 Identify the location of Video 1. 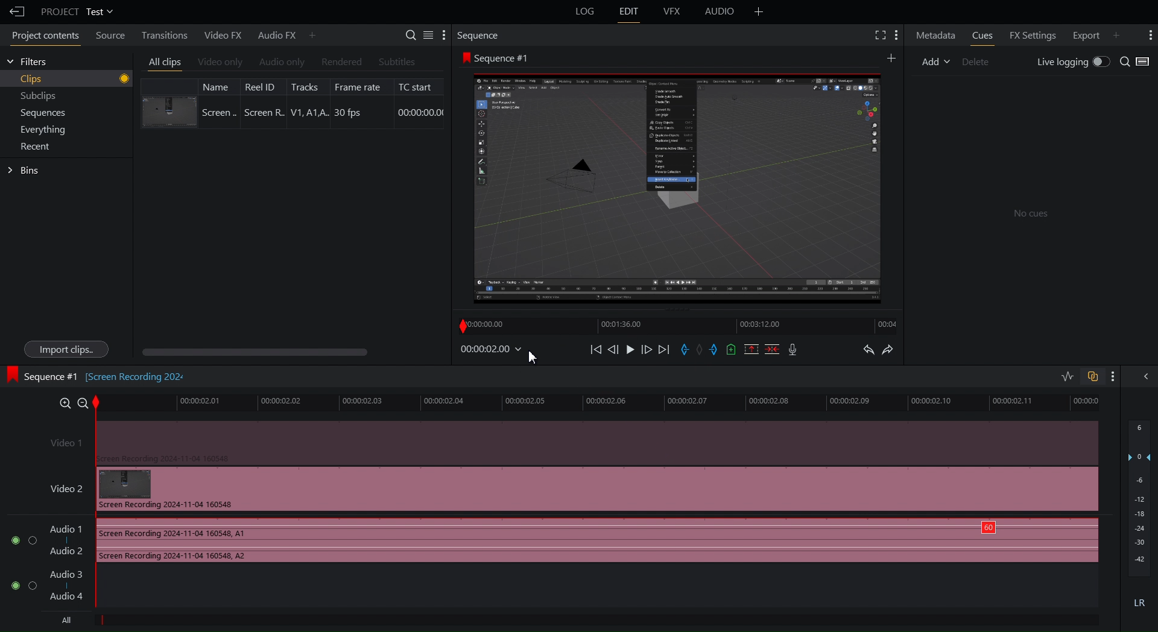
(568, 441).